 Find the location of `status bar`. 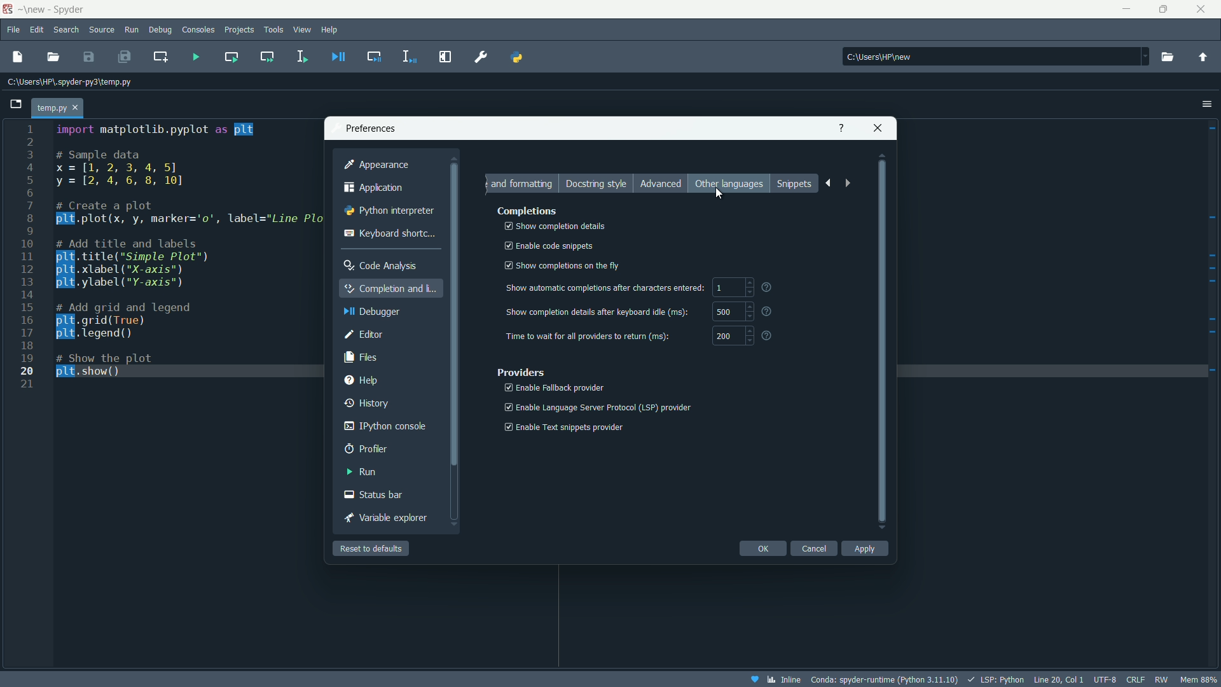

status bar is located at coordinates (375, 495).